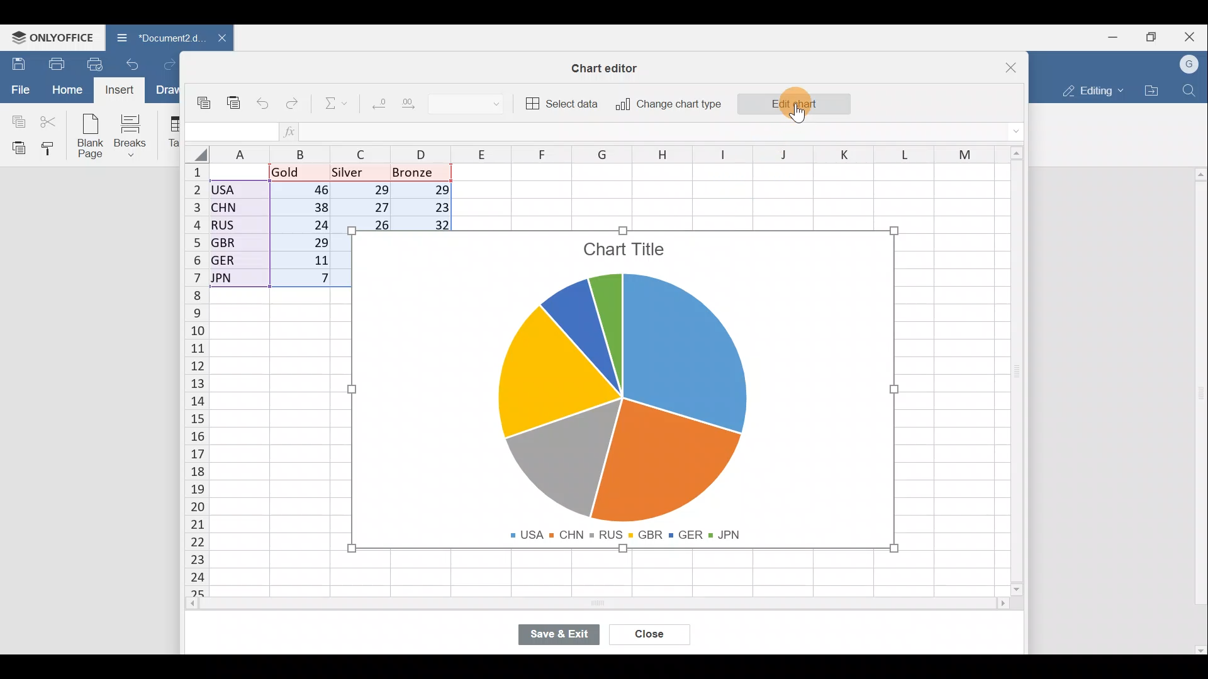 The image size is (1208, 679). I want to click on File, so click(19, 89).